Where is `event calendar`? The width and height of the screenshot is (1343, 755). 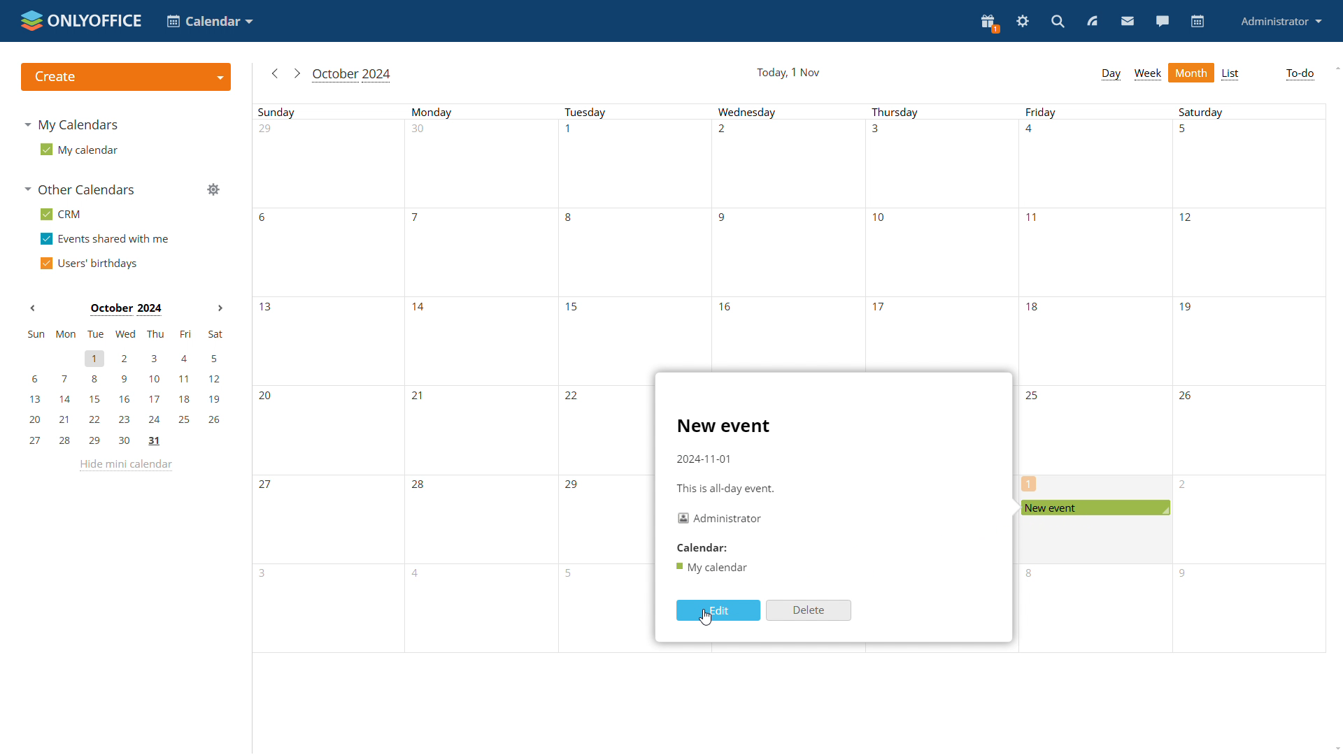
event calendar is located at coordinates (714, 568).